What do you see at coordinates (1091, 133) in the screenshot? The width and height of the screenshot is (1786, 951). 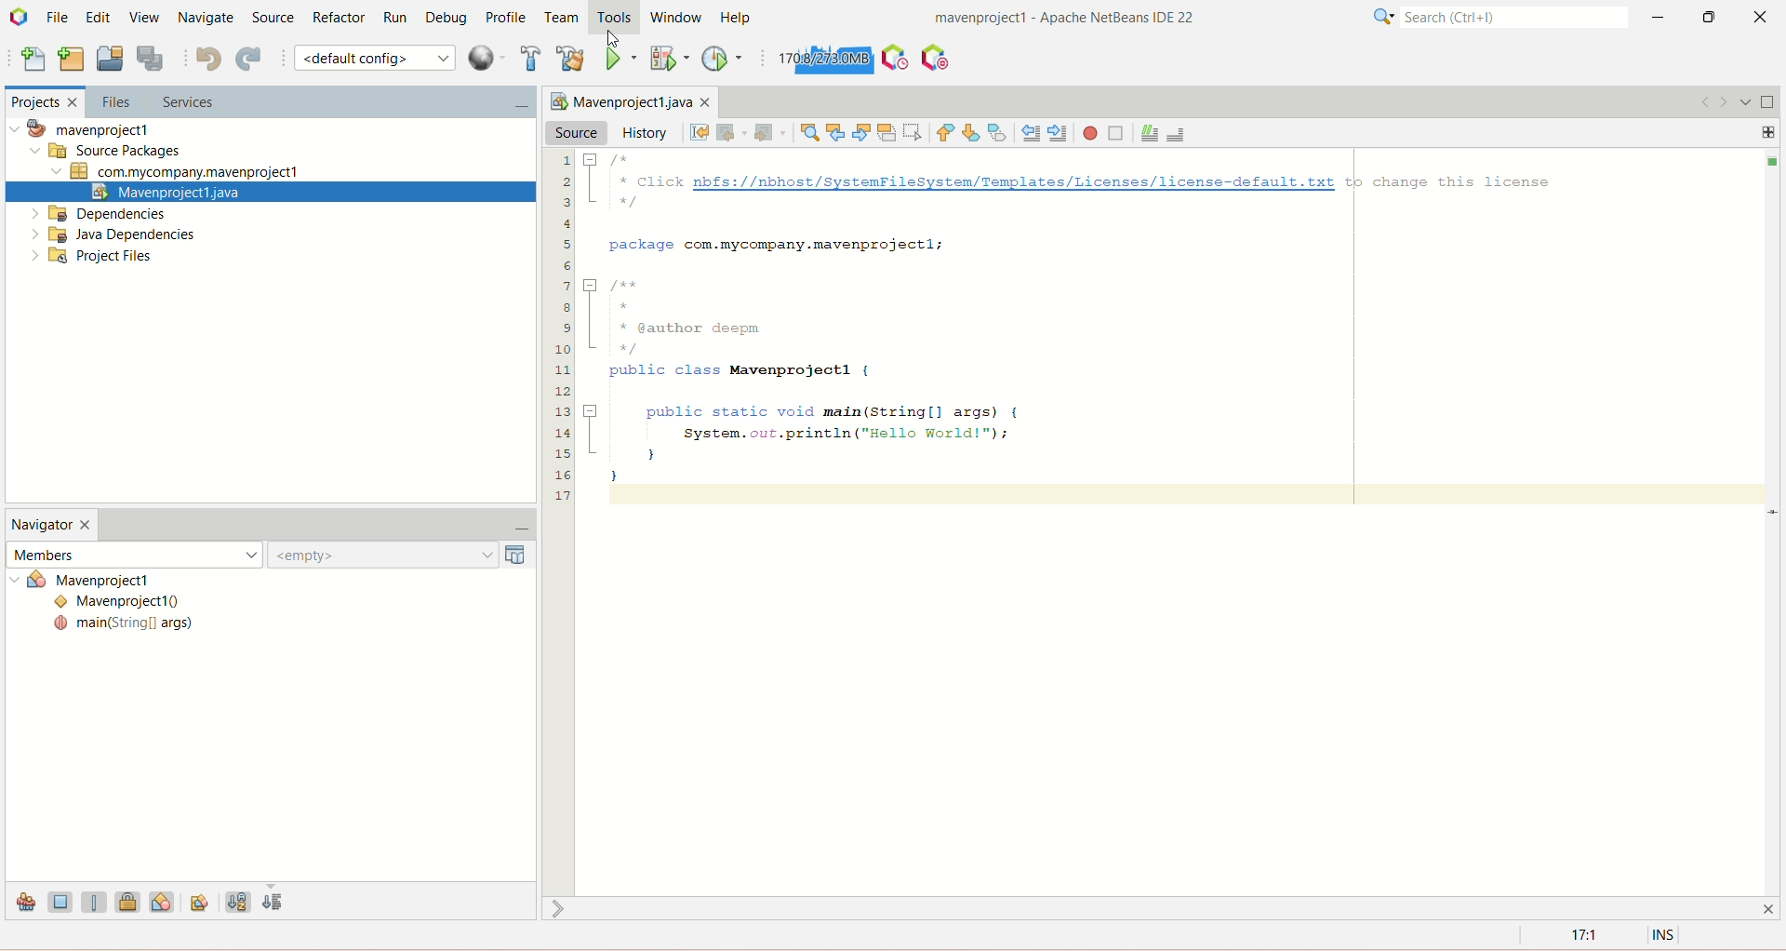 I see `start macro recording` at bounding box center [1091, 133].